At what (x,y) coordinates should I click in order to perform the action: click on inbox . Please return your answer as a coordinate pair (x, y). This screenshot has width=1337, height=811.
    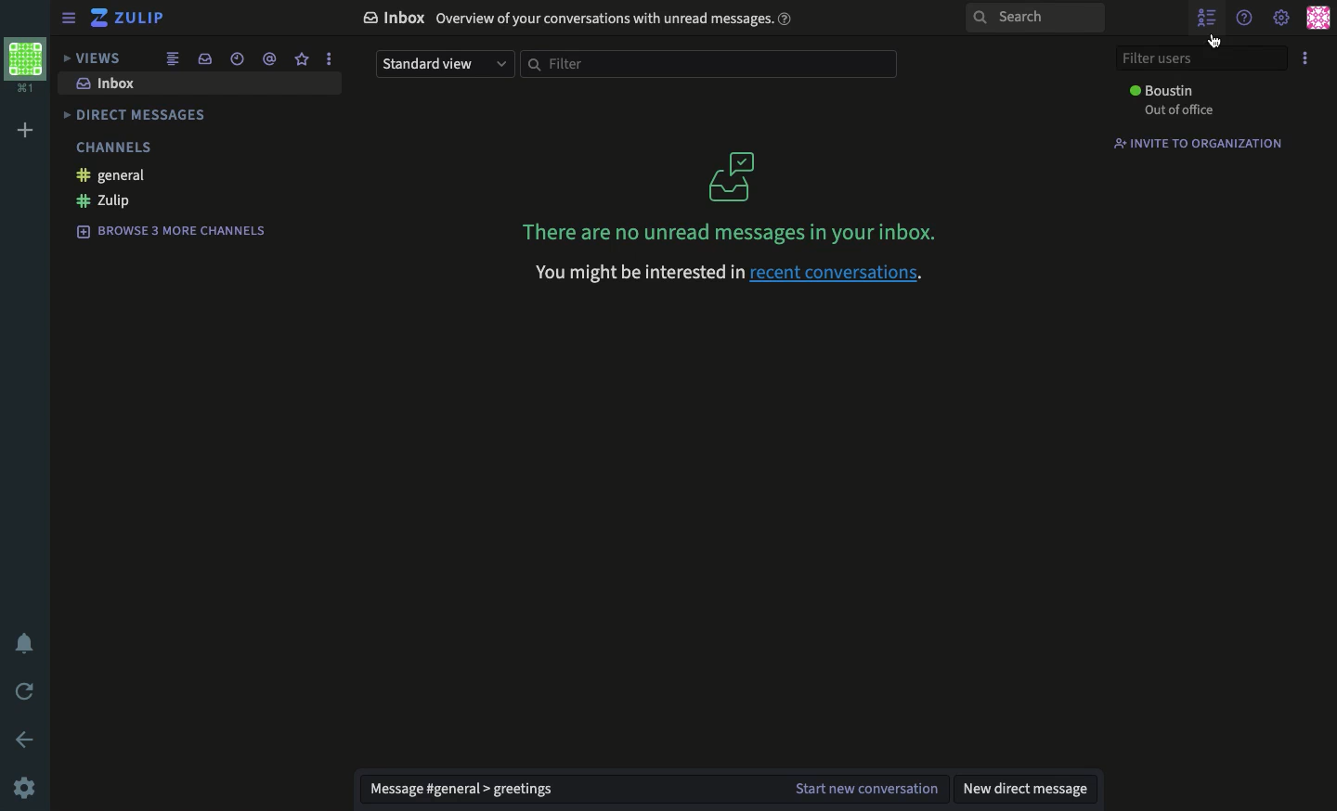
    Looking at the image, I should click on (103, 84).